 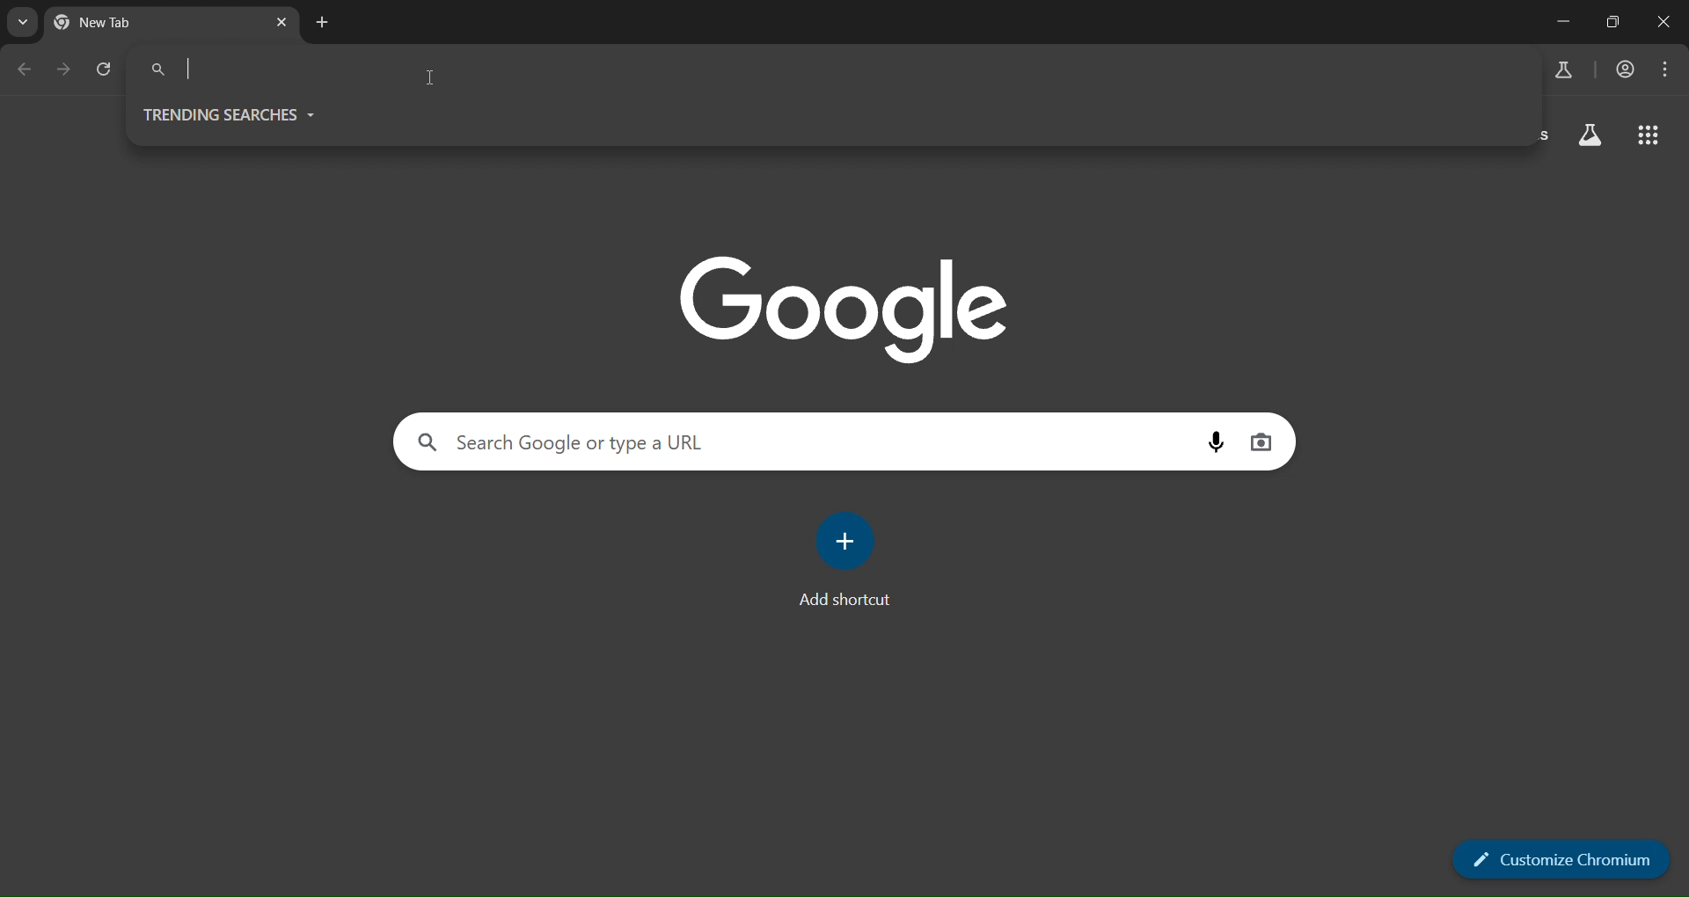 What do you see at coordinates (1610, 21) in the screenshot?
I see `maximize/restore` at bounding box center [1610, 21].